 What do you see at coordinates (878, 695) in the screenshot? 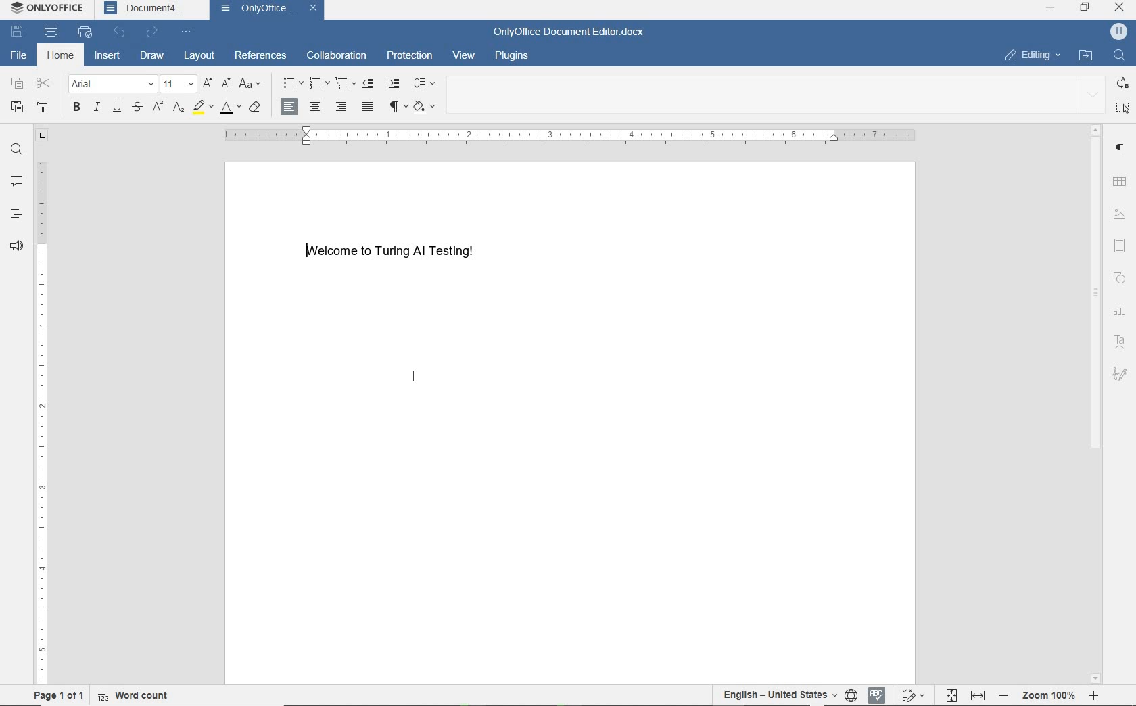
I see `spell checking` at bounding box center [878, 695].